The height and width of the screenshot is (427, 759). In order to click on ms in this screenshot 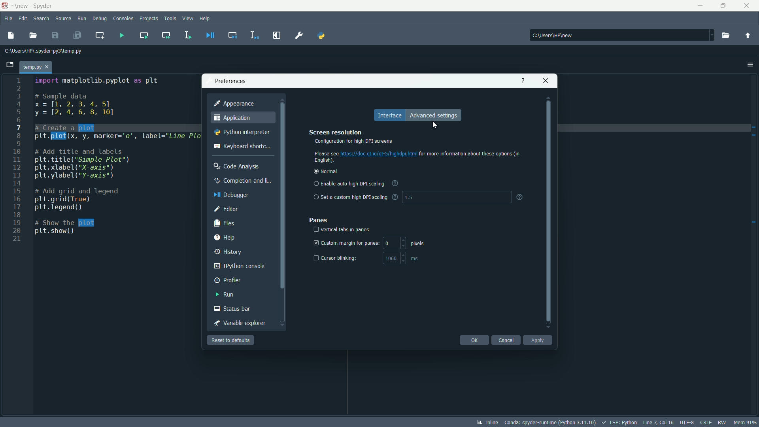, I will do `click(415, 259)`.